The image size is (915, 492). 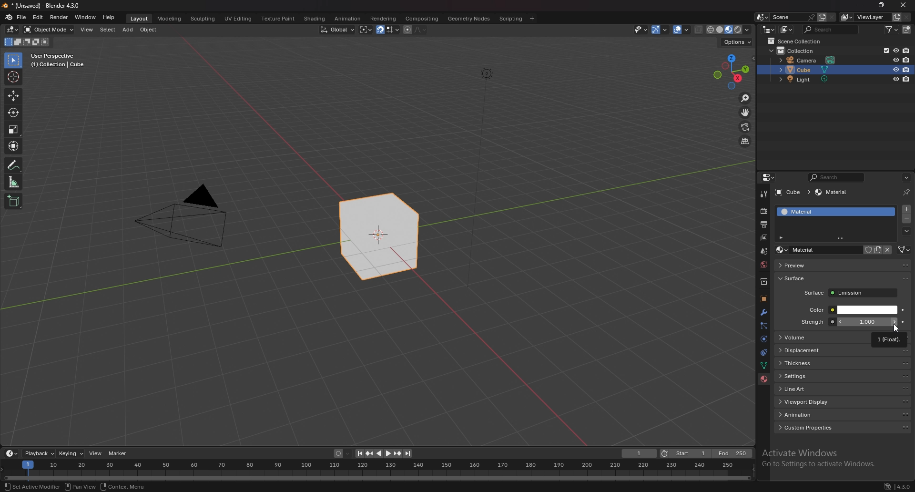 I want to click on texture paint, so click(x=277, y=19).